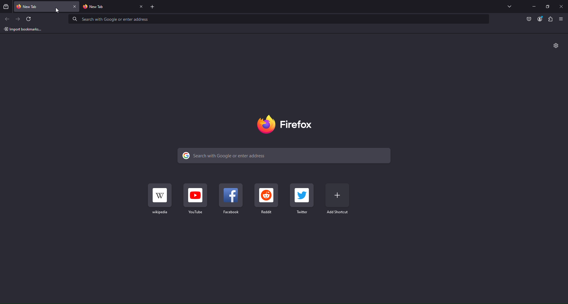  What do you see at coordinates (160, 198) in the screenshot?
I see `Wikipedia Shortcut` at bounding box center [160, 198].